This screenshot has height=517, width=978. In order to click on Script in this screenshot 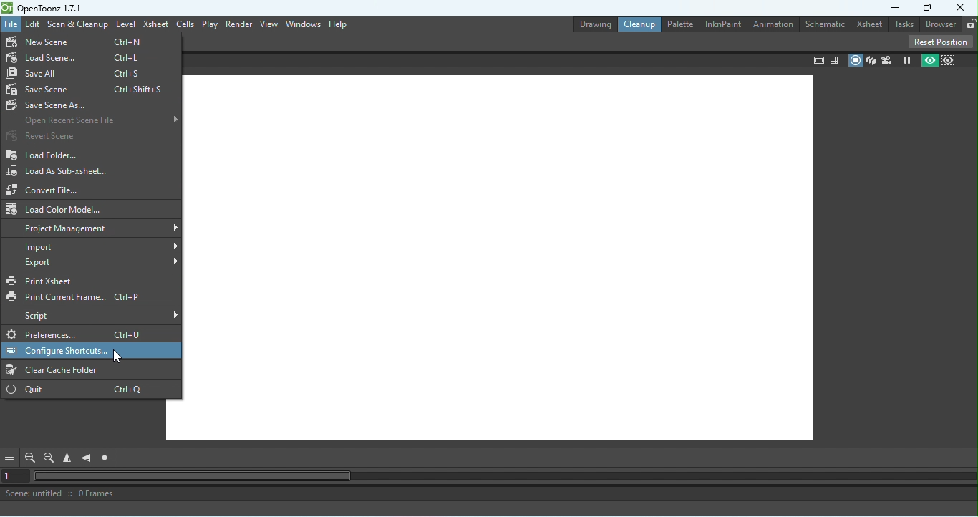, I will do `click(97, 316)`.